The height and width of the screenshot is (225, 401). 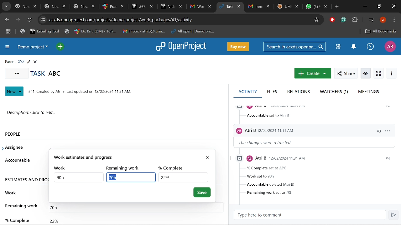 I want to click on Info, so click(x=366, y=73).